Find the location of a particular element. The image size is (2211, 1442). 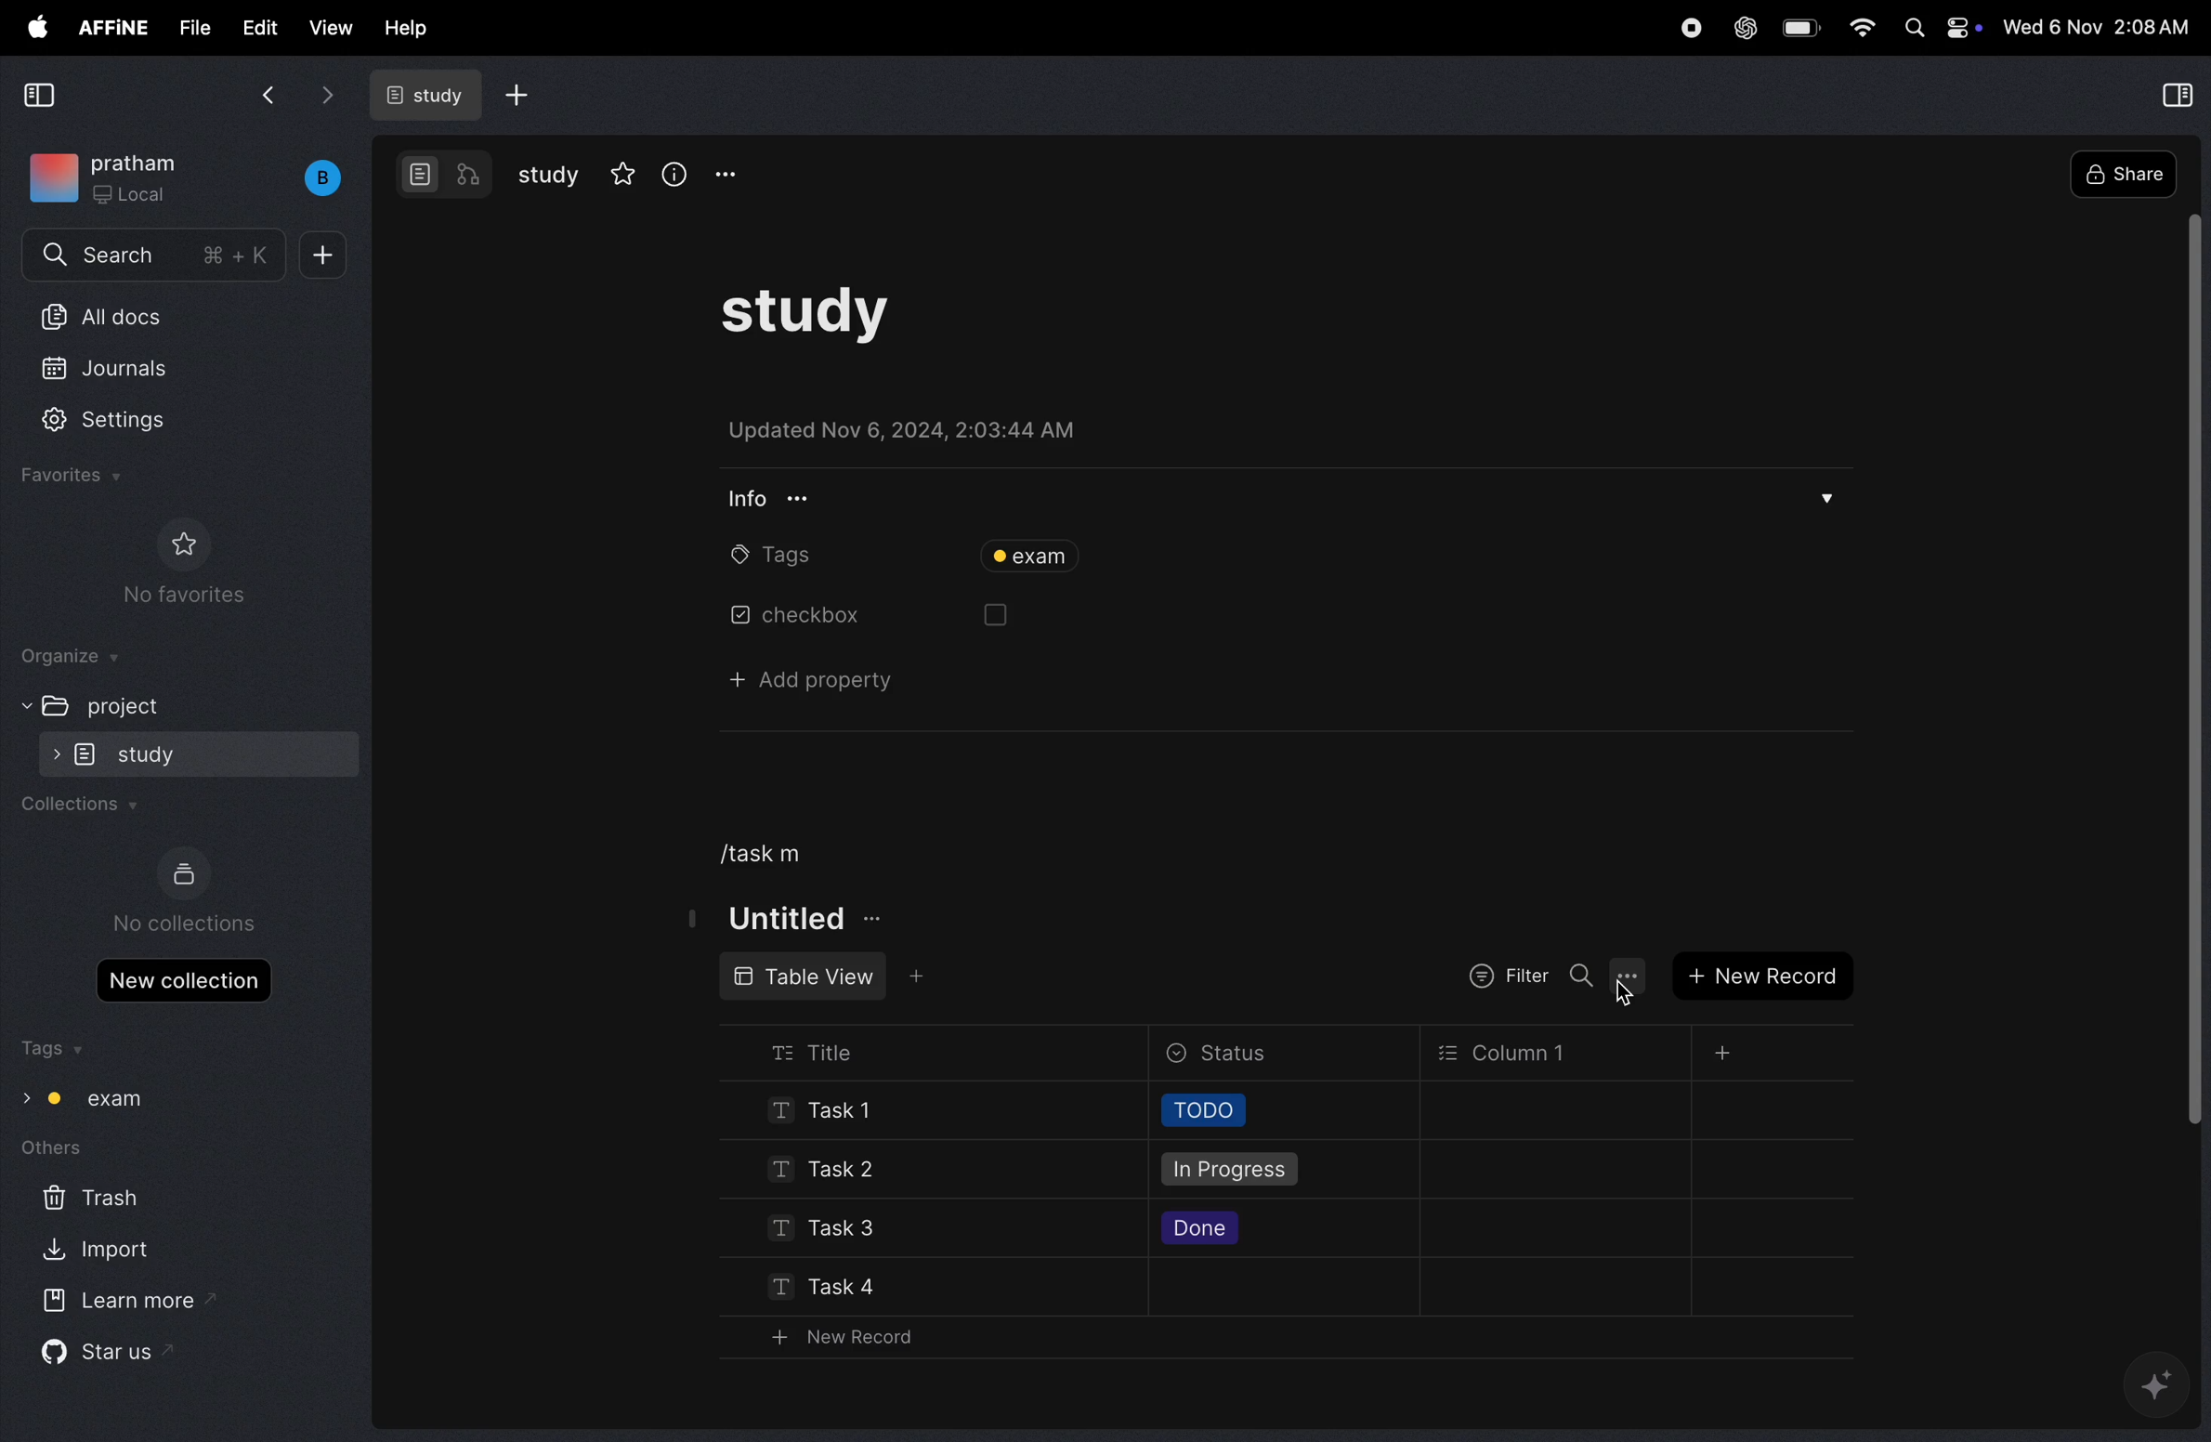

favourites is located at coordinates (78, 480).